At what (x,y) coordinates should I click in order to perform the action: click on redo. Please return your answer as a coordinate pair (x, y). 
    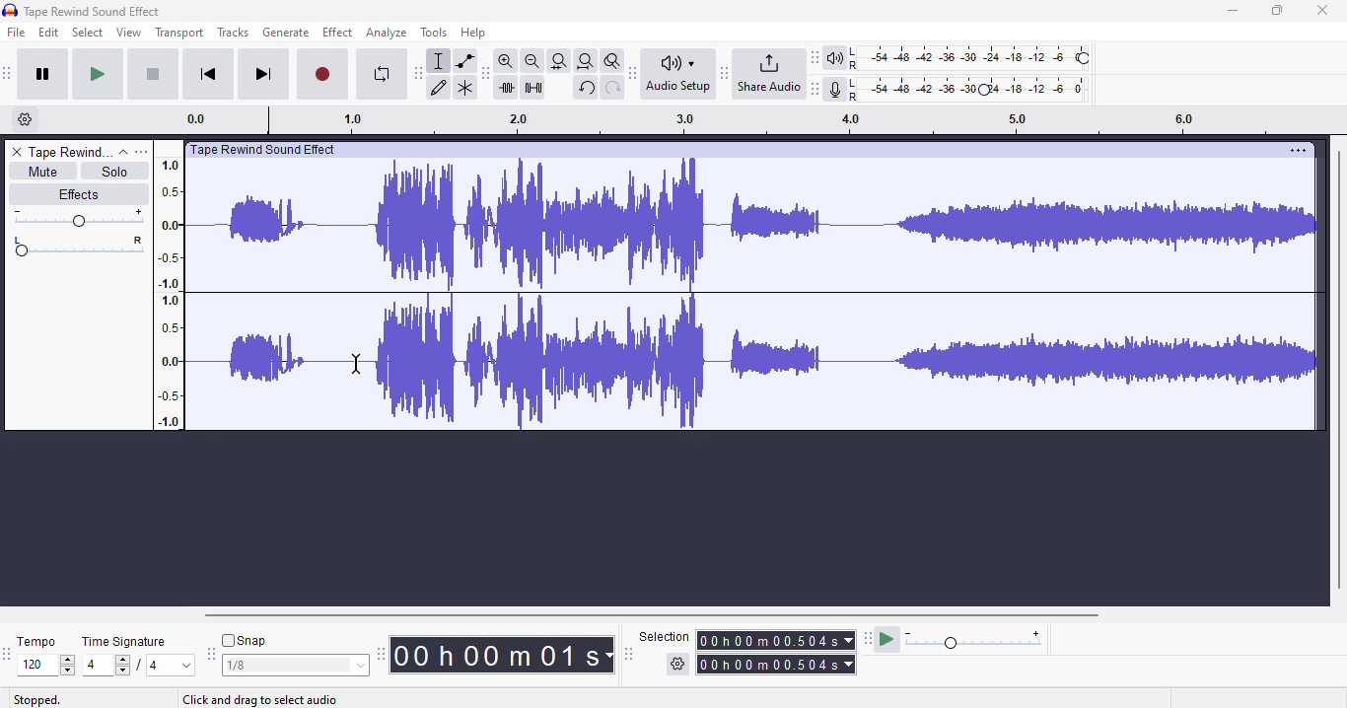
    Looking at the image, I should click on (613, 89).